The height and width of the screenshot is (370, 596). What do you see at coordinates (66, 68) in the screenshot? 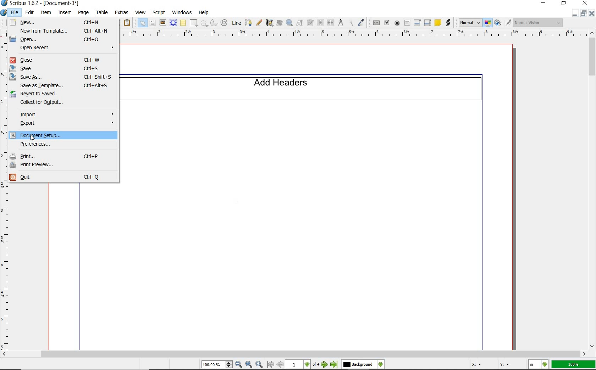
I see `save` at bounding box center [66, 68].